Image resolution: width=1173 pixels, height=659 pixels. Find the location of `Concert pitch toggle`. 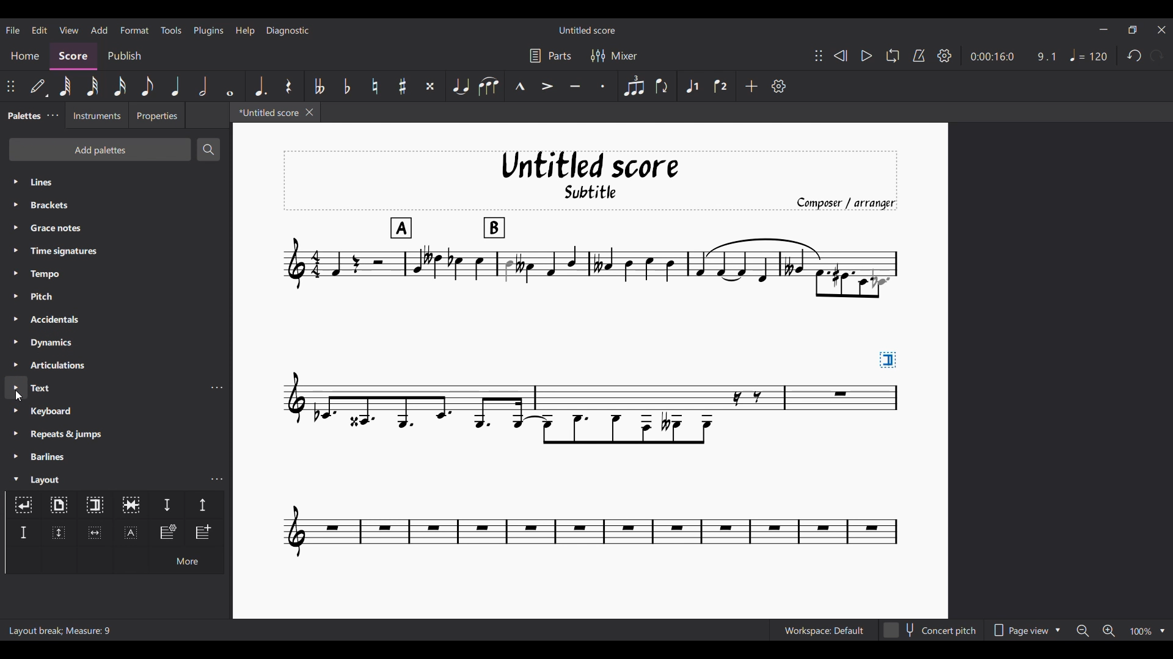

Concert pitch toggle is located at coordinates (930, 630).